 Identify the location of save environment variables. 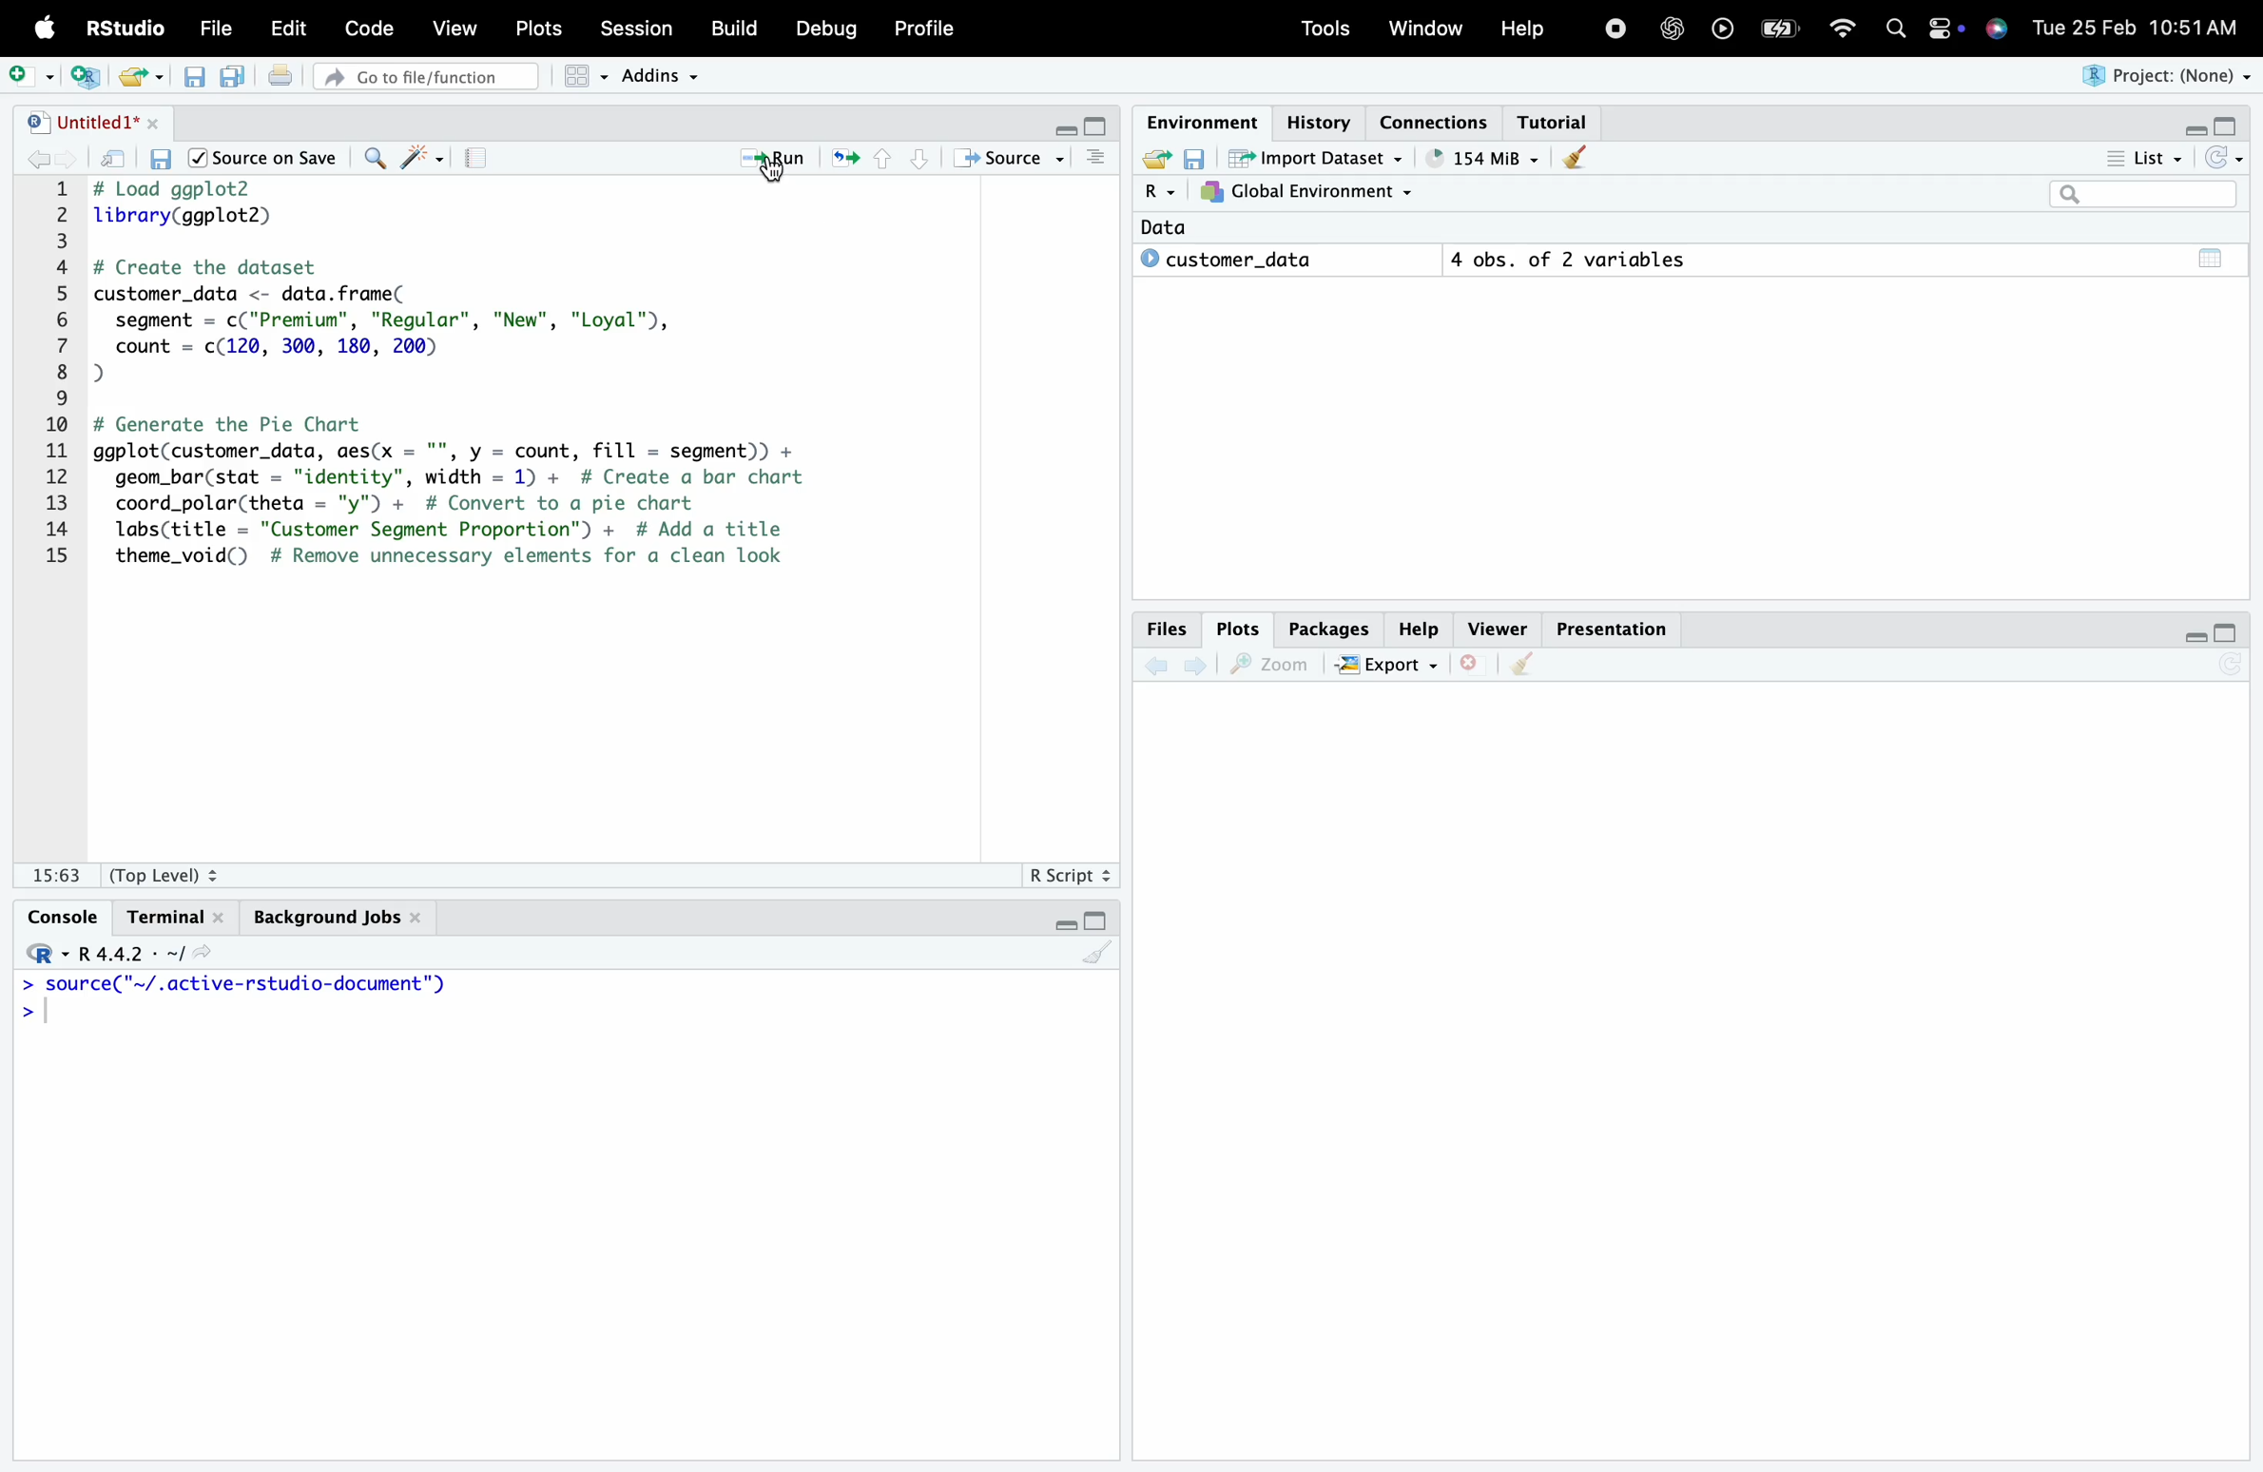
(1193, 156).